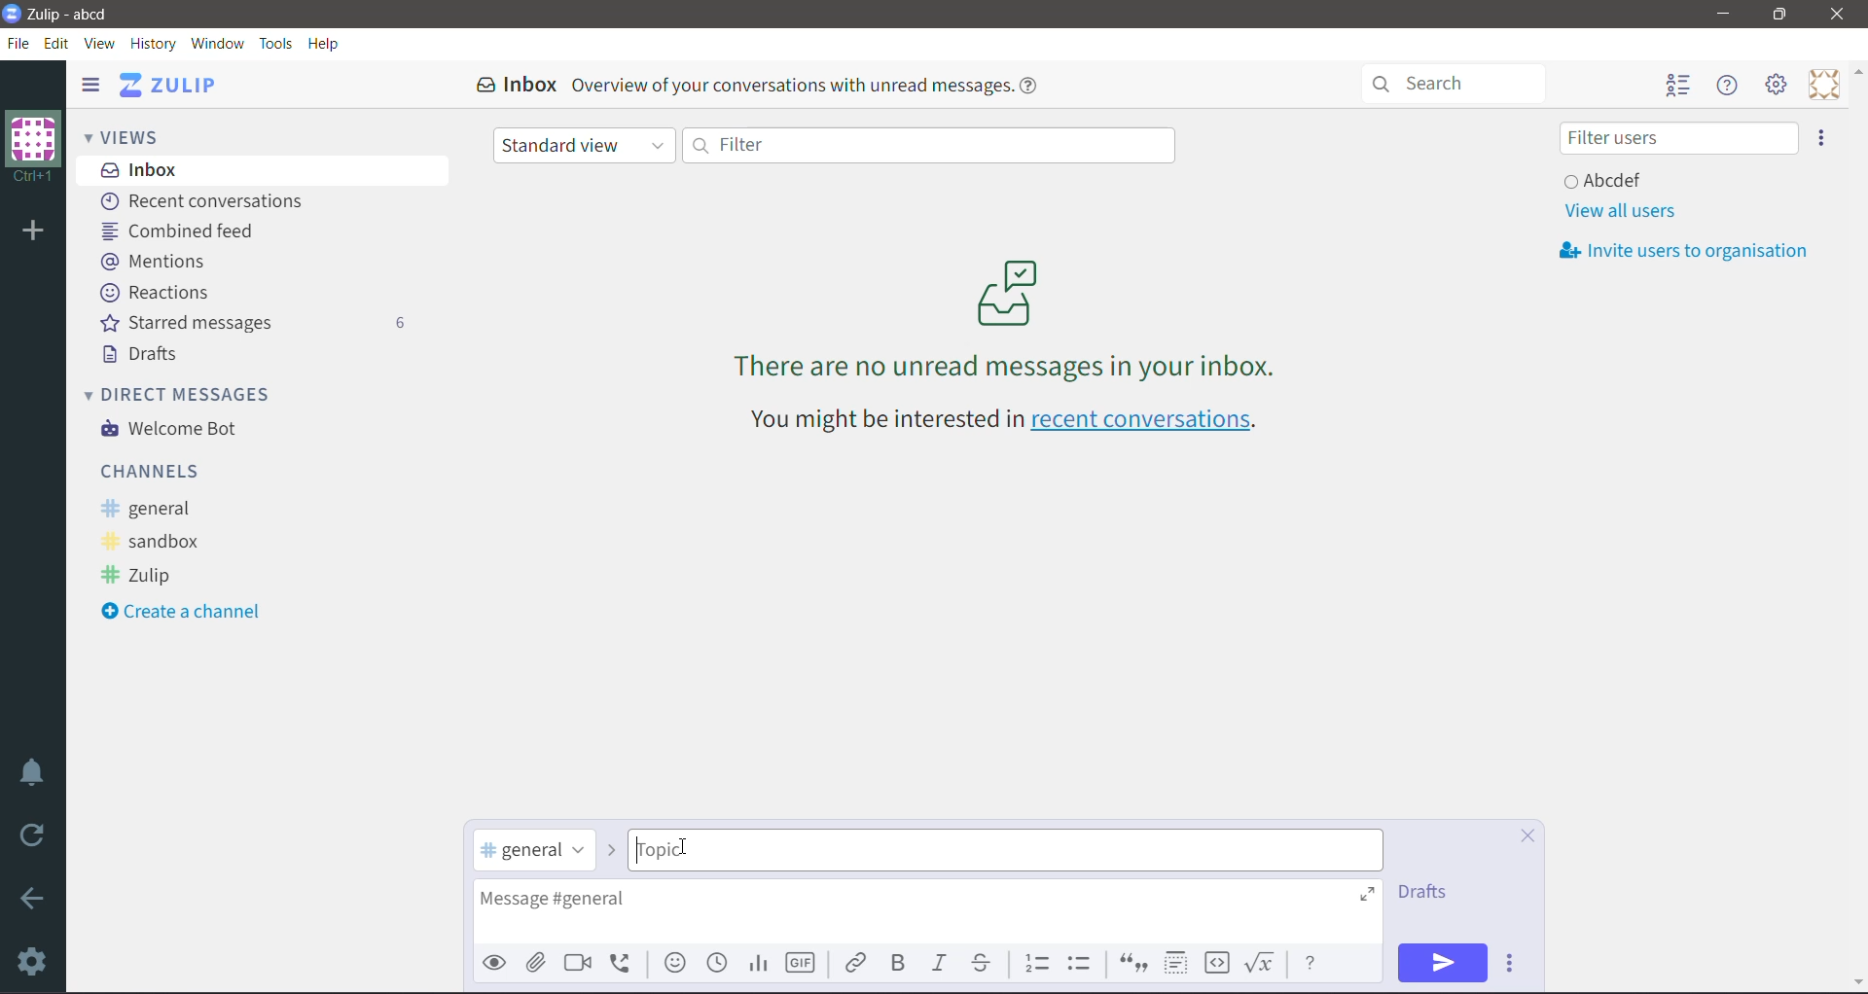 This screenshot has width=1868, height=994. Describe the element at coordinates (217, 43) in the screenshot. I see `Window` at that location.